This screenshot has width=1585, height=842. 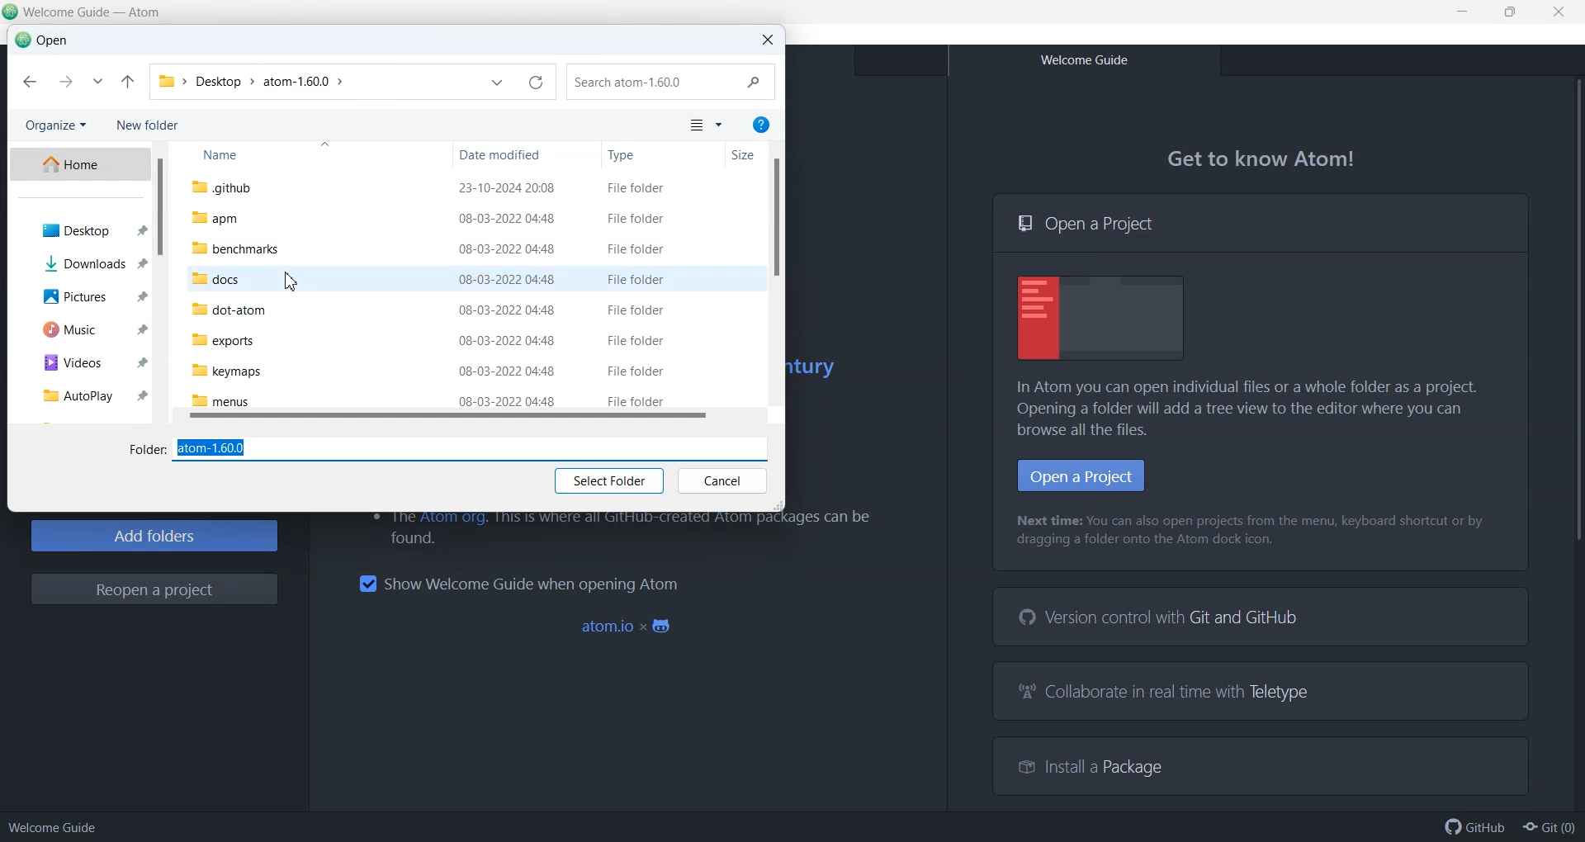 I want to click on Close, so click(x=767, y=40).